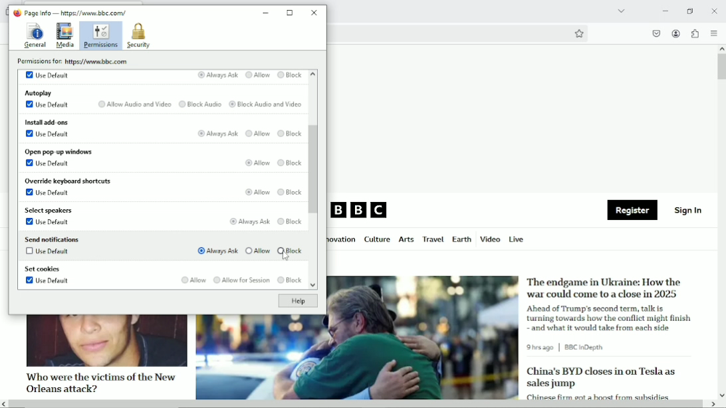 The image size is (726, 408). What do you see at coordinates (99, 382) in the screenshot?
I see `Who were the victims of the New Orleans attack?` at bounding box center [99, 382].